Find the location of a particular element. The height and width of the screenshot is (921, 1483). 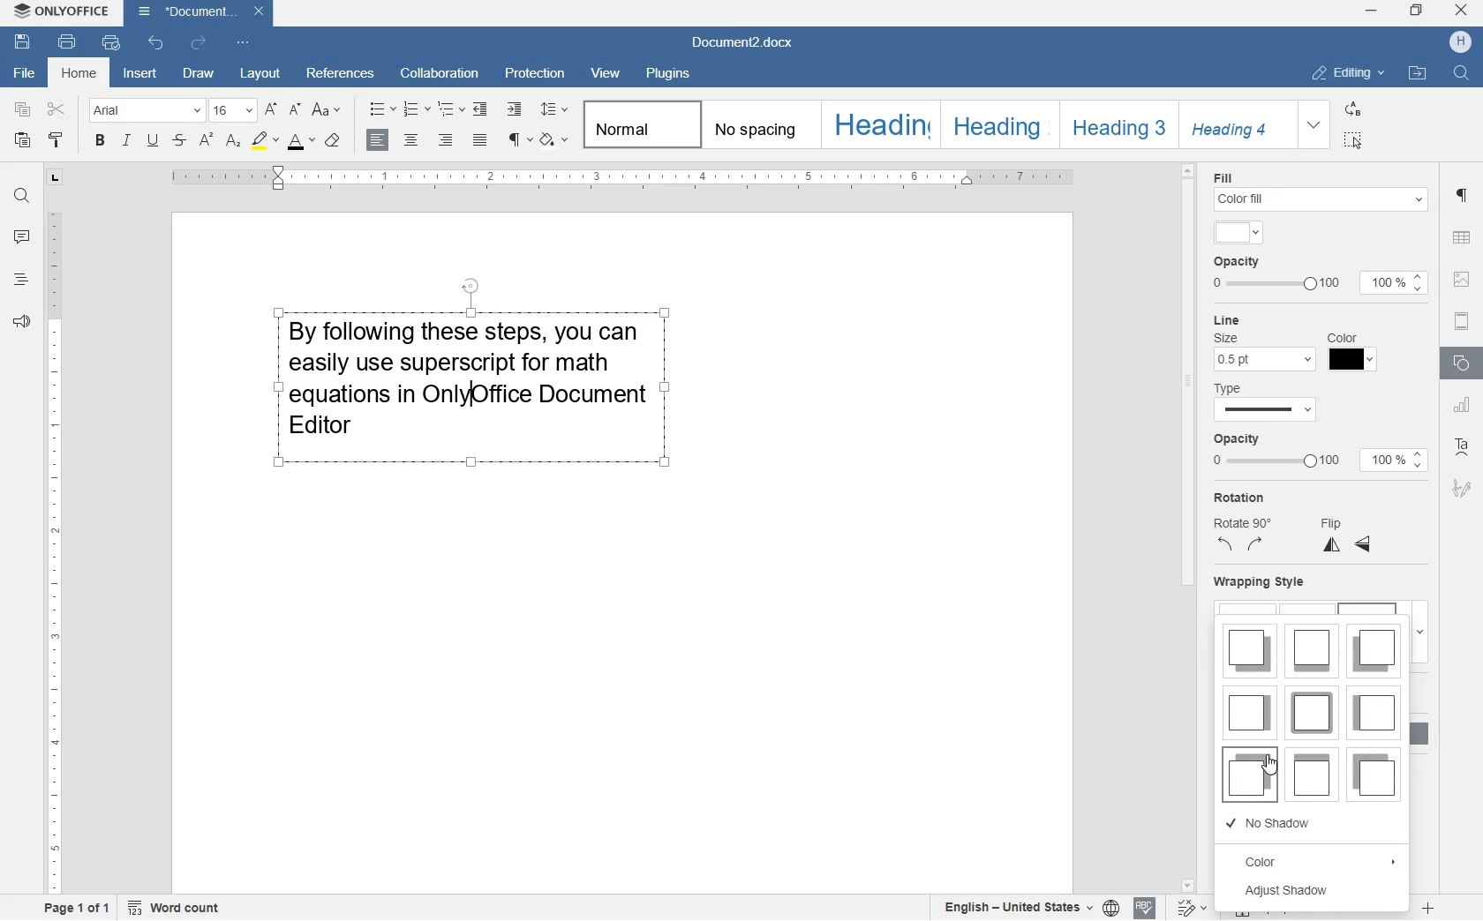

HEADING 4 is located at coordinates (1232, 125).